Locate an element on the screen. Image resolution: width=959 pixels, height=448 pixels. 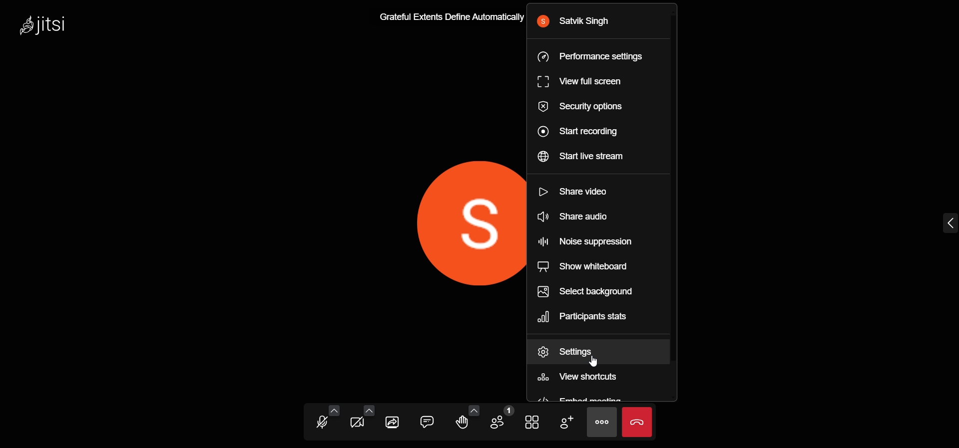
noise suppression is located at coordinates (584, 241).